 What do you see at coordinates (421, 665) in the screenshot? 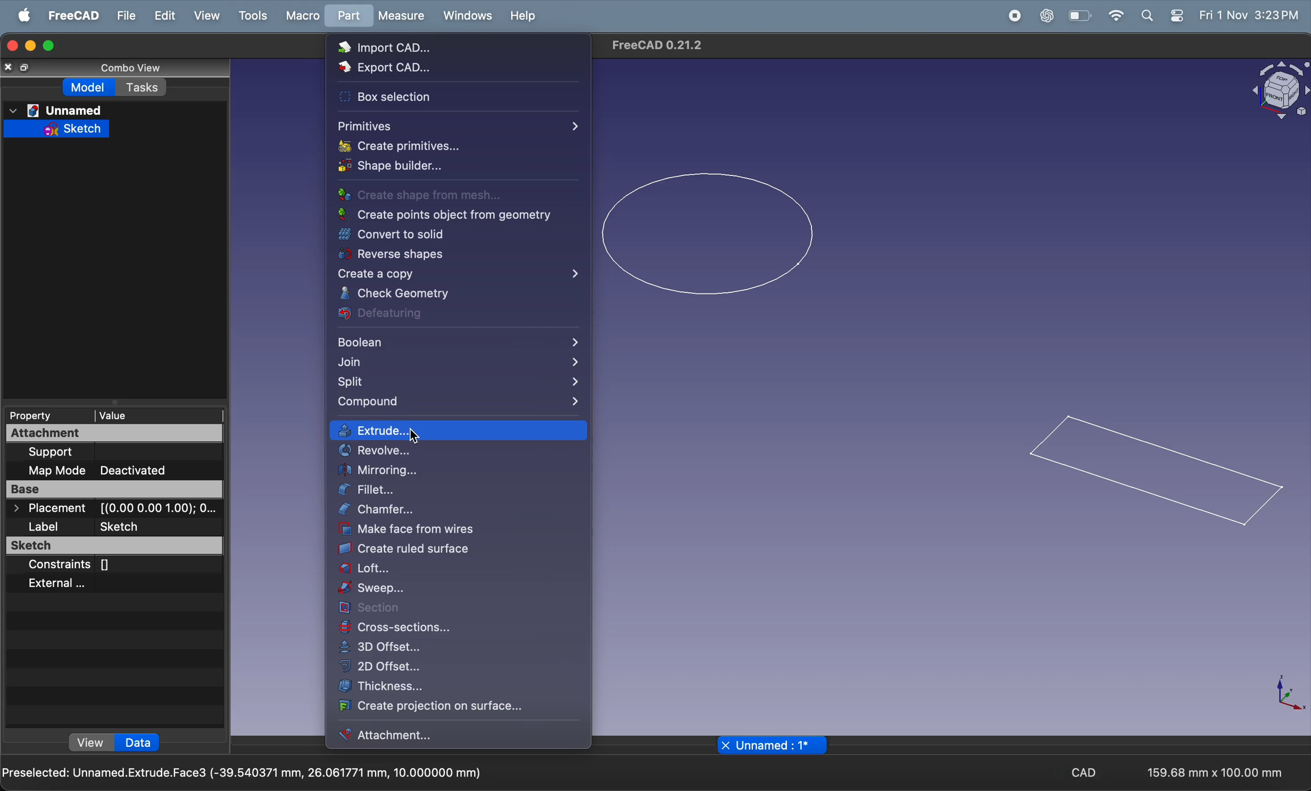
I see `2D offset...` at bounding box center [421, 665].